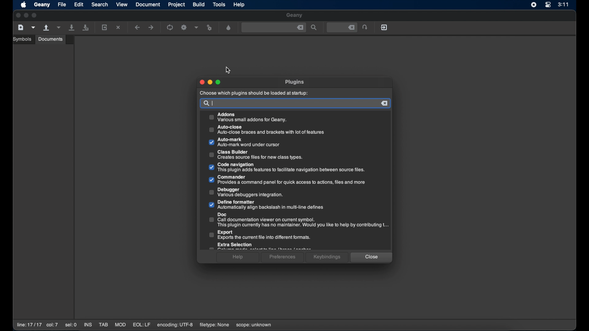  Describe the element at coordinates (197, 27) in the screenshot. I see `choose more build options` at that location.